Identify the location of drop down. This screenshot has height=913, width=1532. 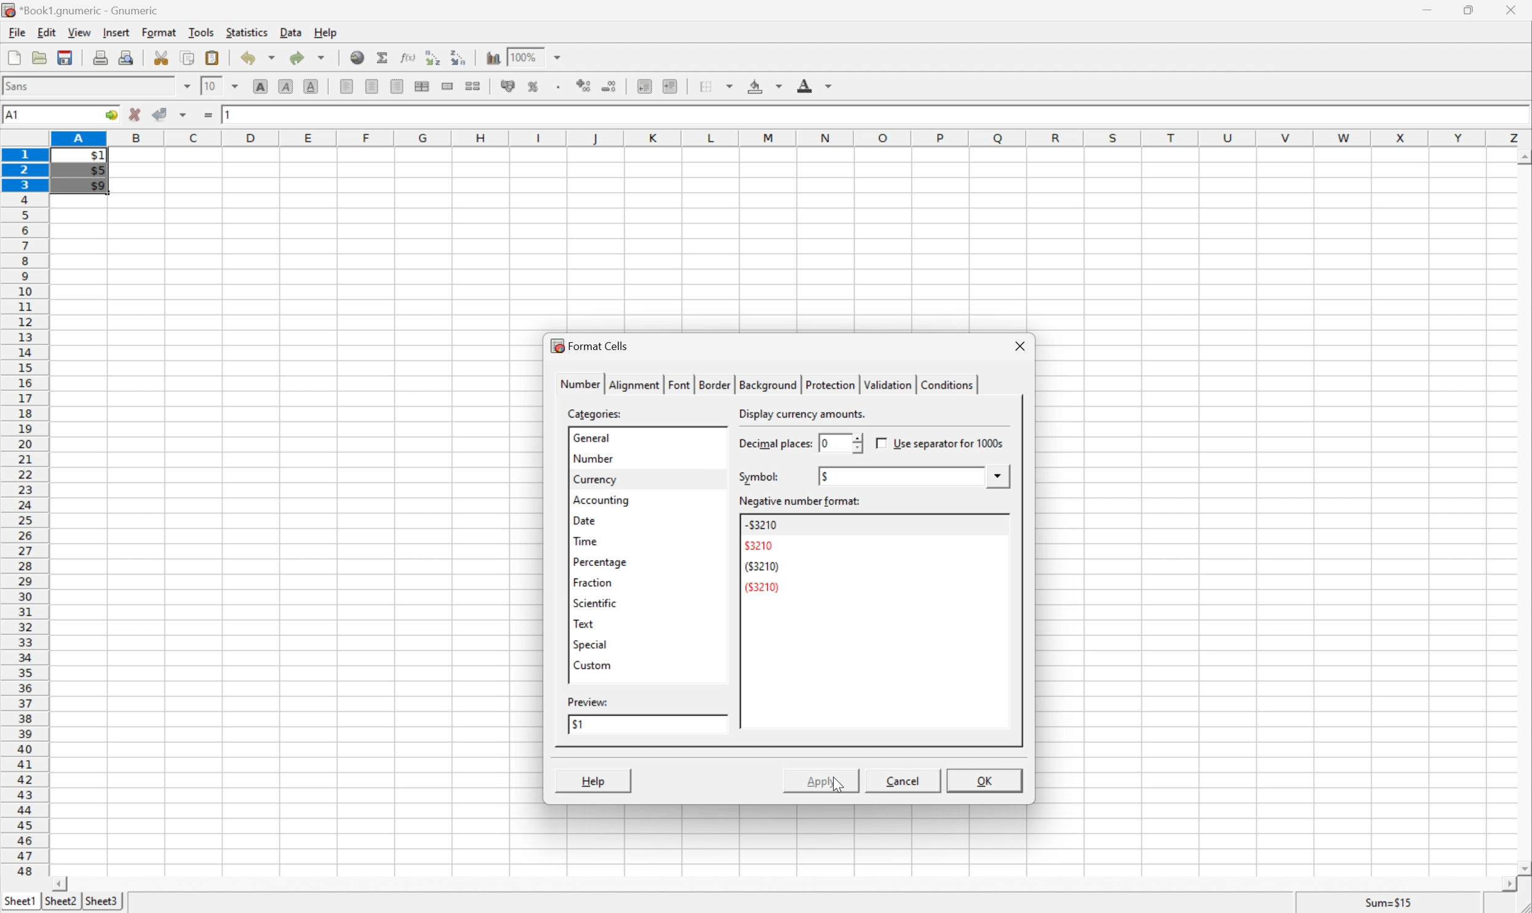
(239, 86).